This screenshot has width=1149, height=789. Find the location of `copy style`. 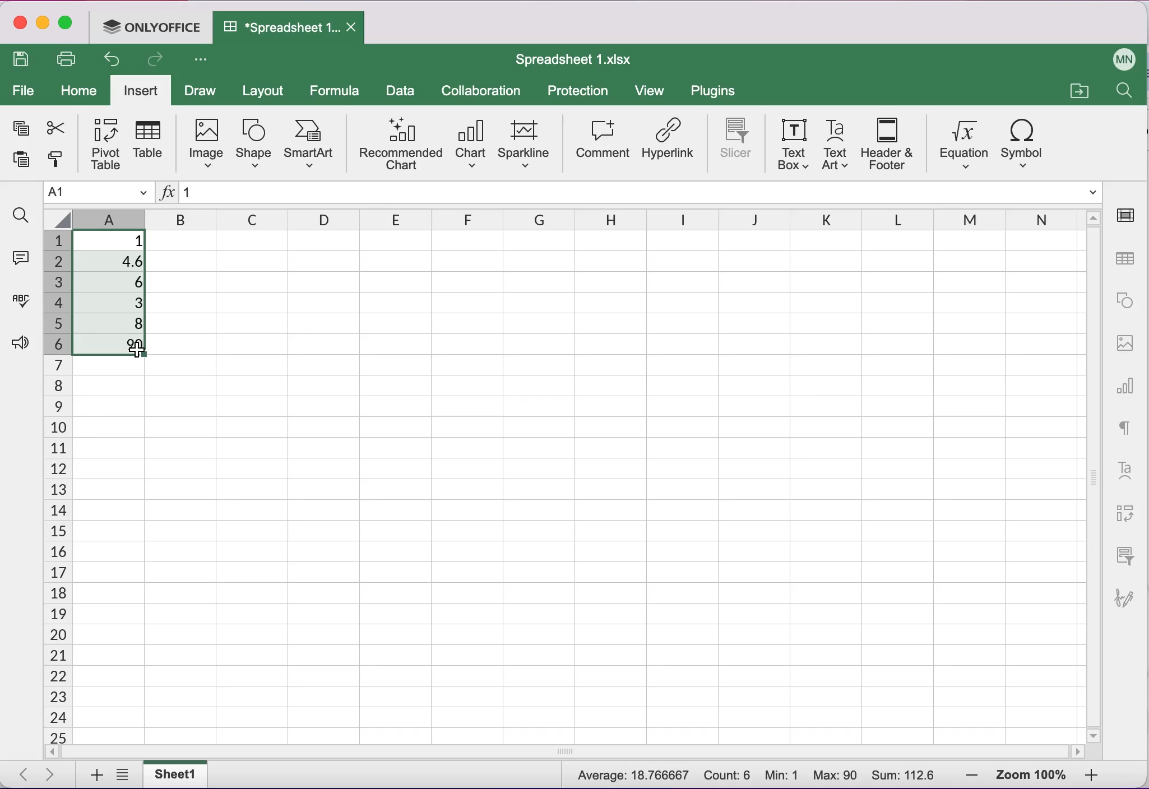

copy style is located at coordinates (53, 160).